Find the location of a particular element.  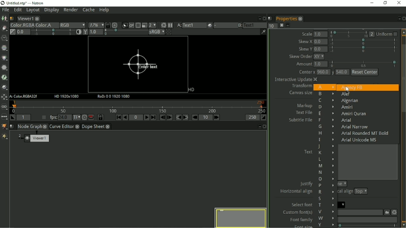

title is located at coordinates (27, 3).